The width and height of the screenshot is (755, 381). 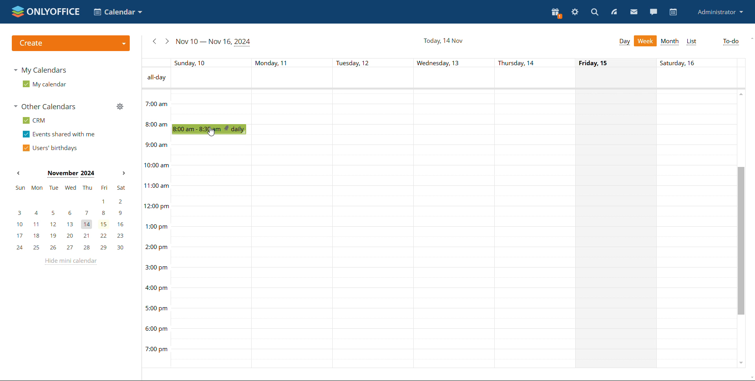 What do you see at coordinates (34, 120) in the screenshot?
I see `crm` at bounding box center [34, 120].